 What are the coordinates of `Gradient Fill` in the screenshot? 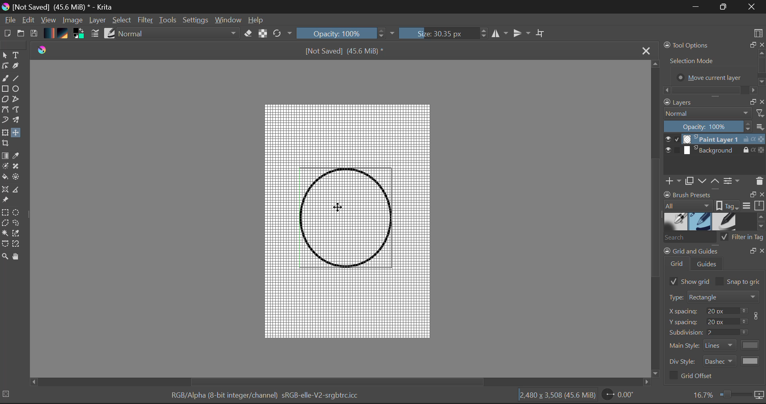 It's located at (5, 155).